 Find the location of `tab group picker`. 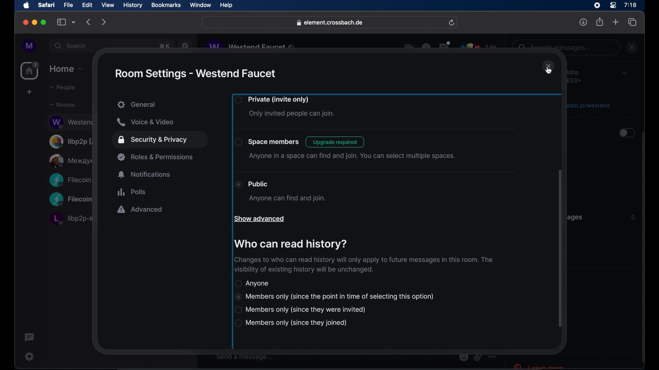

tab group picker is located at coordinates (74, 22).